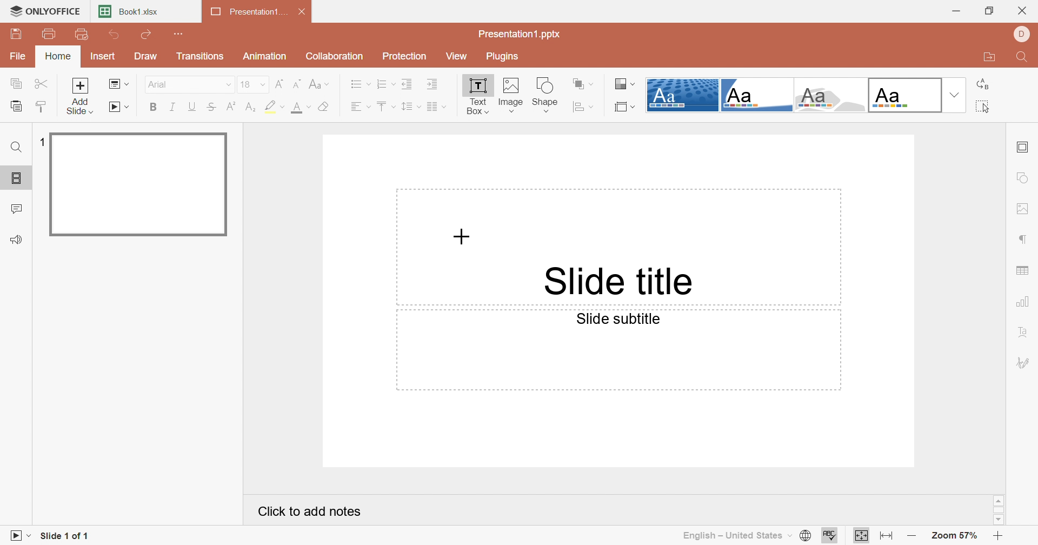 This screenshot has height=545, width=1038. What do you see at coordinates (626, 106) in the screenshot?
I see `Select slide size` at bounding box center [626, 106].